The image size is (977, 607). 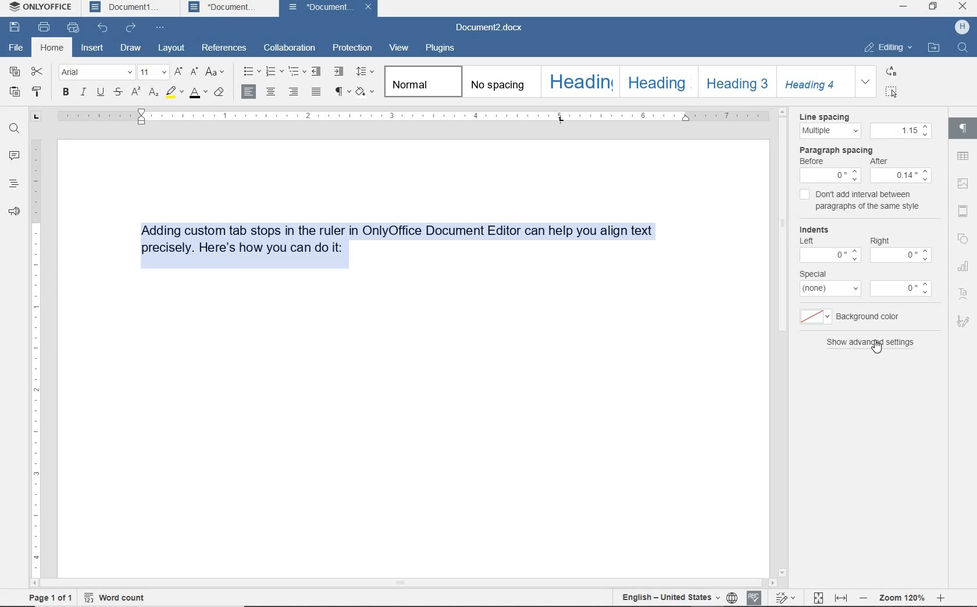 What do you see at coordinates (351, 48) in the screenshot?
I see `protection` at bounding box center [351, 48].